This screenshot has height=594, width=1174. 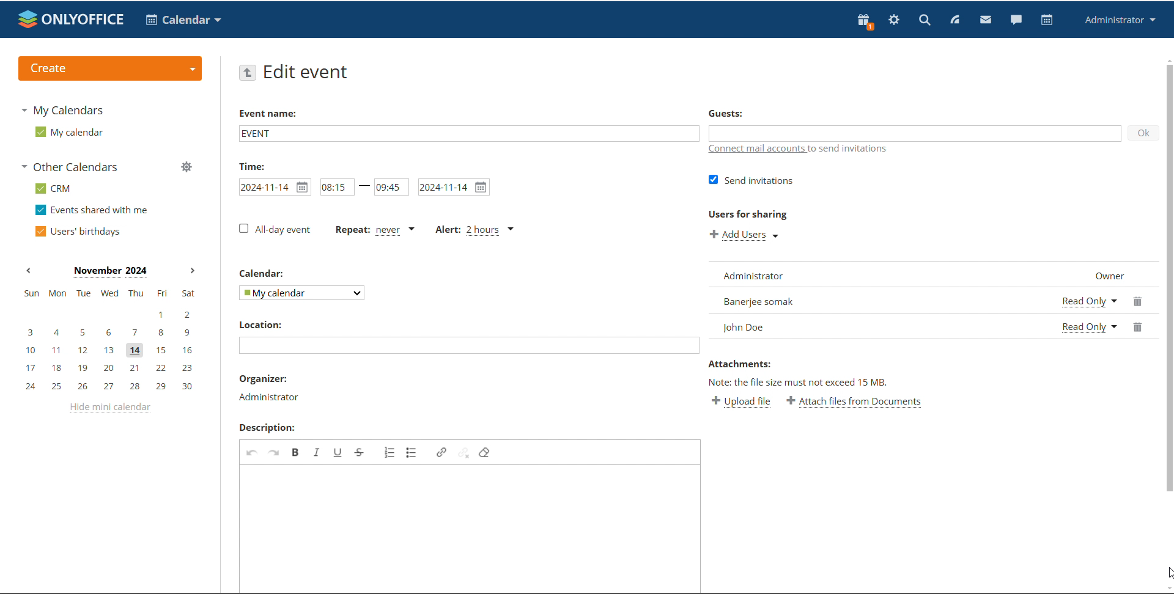 What do you see at coordinates (925, 19) in the screenshot?
I see `search` at bounding box center [925, 19].